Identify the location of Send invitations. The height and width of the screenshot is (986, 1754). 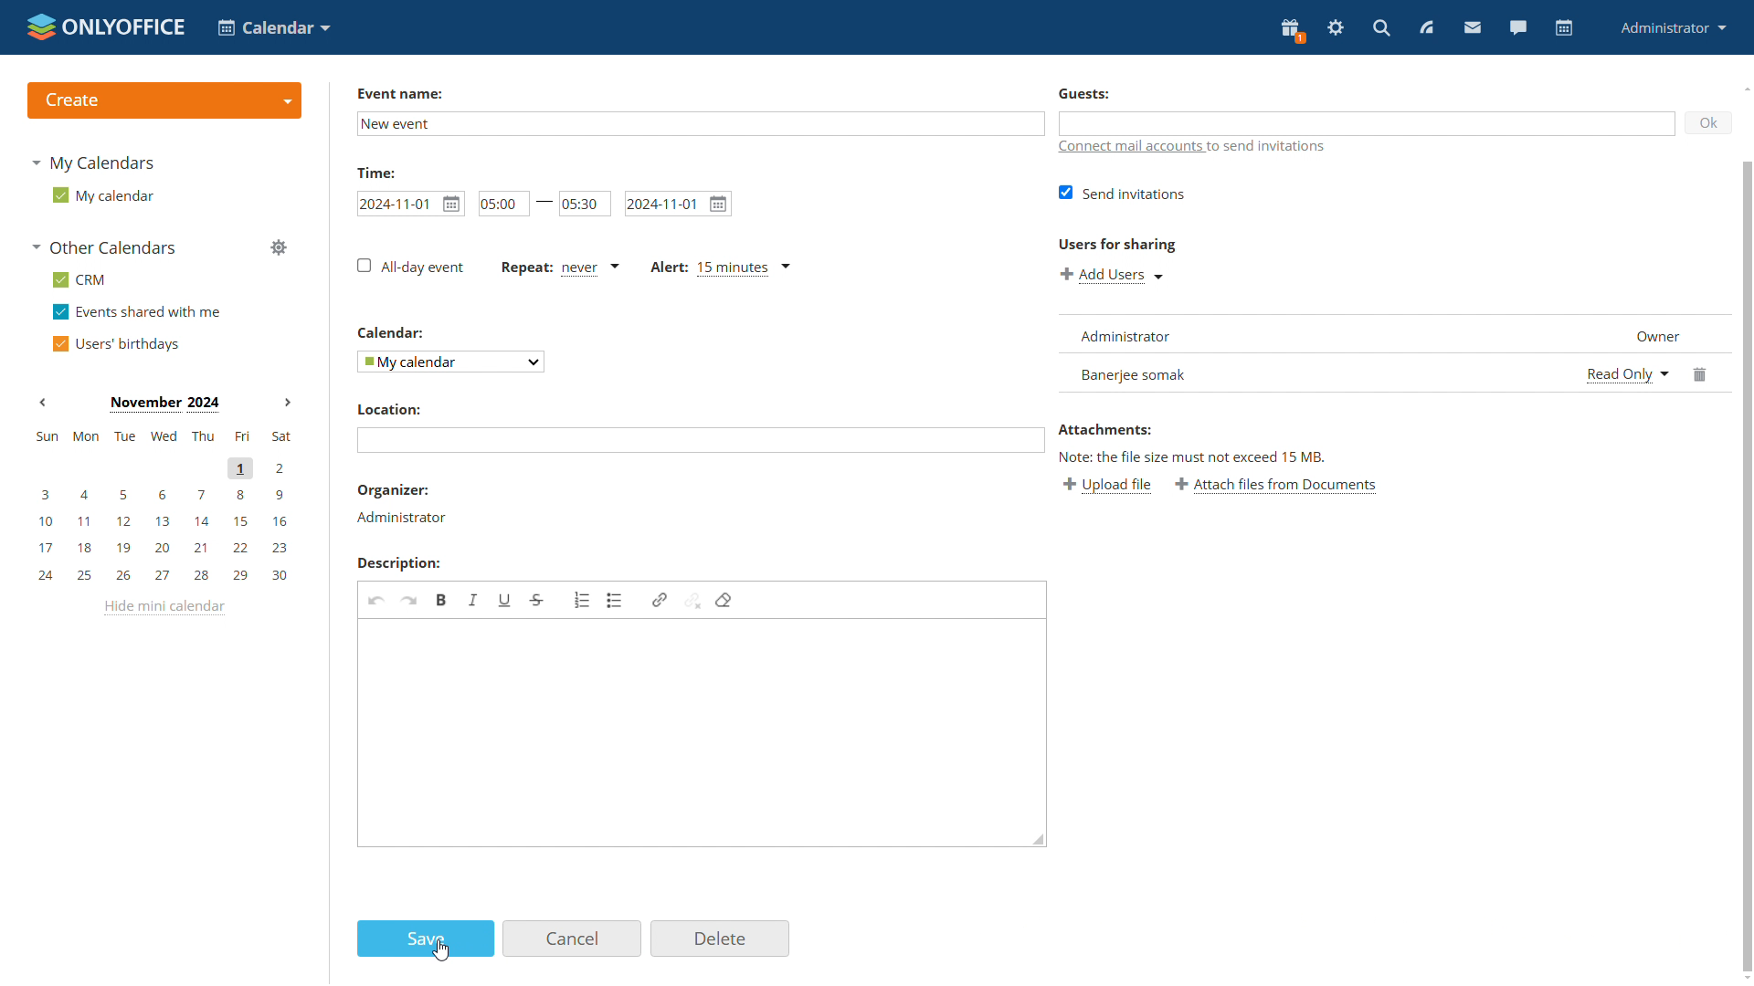
(1123, 193).